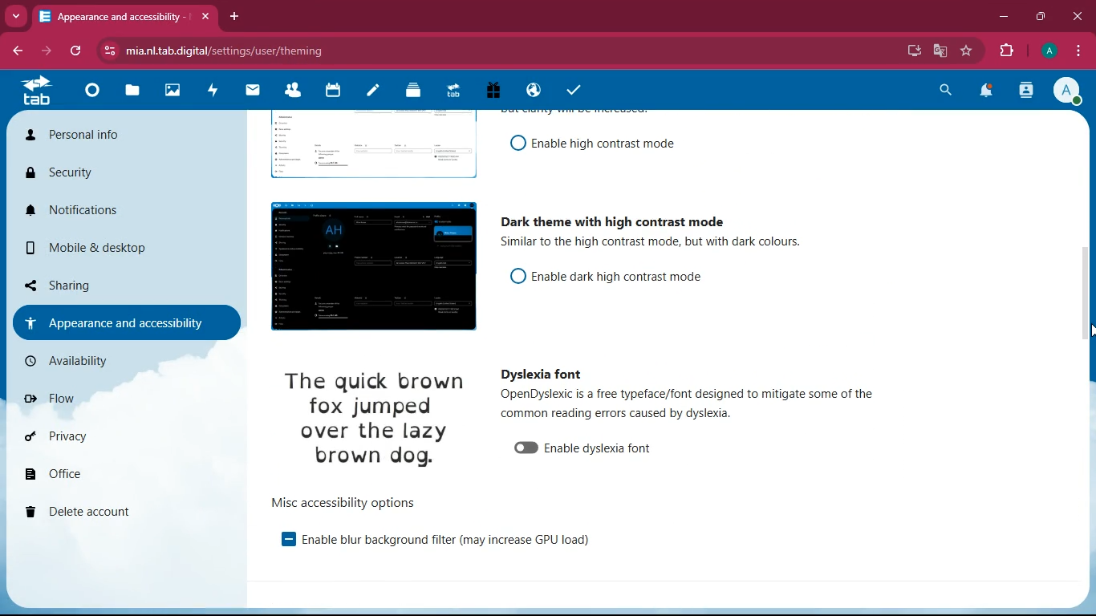 The height and width of the screenshot is (616, 1096). What do you see at coordinates (110, 136) in the screenshot?
I see `personal info` at bounding box center [110, 136].